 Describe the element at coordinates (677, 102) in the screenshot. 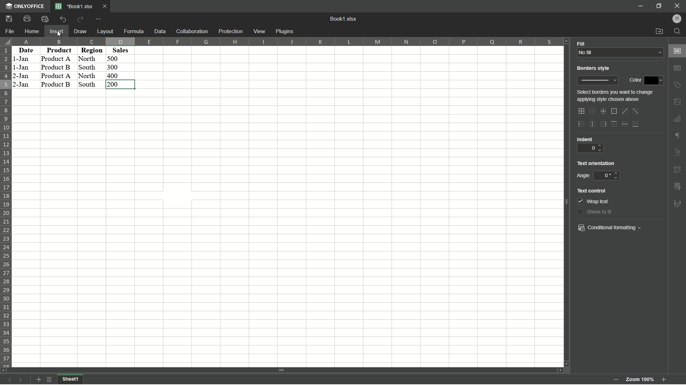

I see `insert image` at that location.